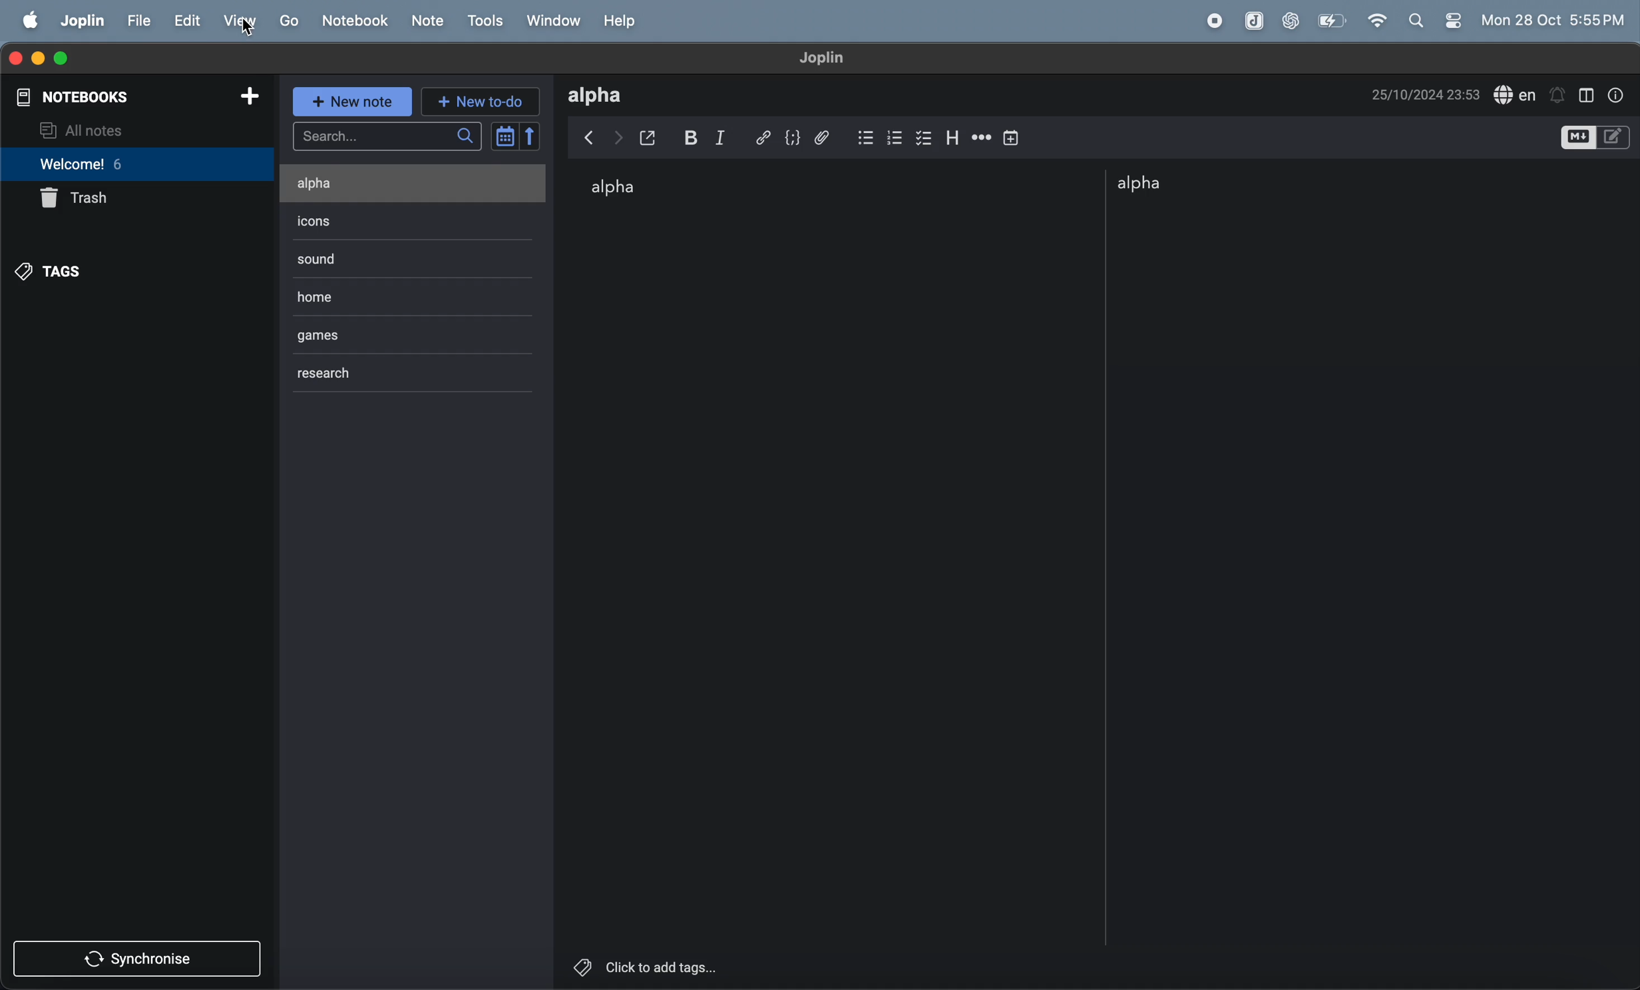 This screenshot has width=1640, height=990. I want to click on note 6 research, so click(350, 372).